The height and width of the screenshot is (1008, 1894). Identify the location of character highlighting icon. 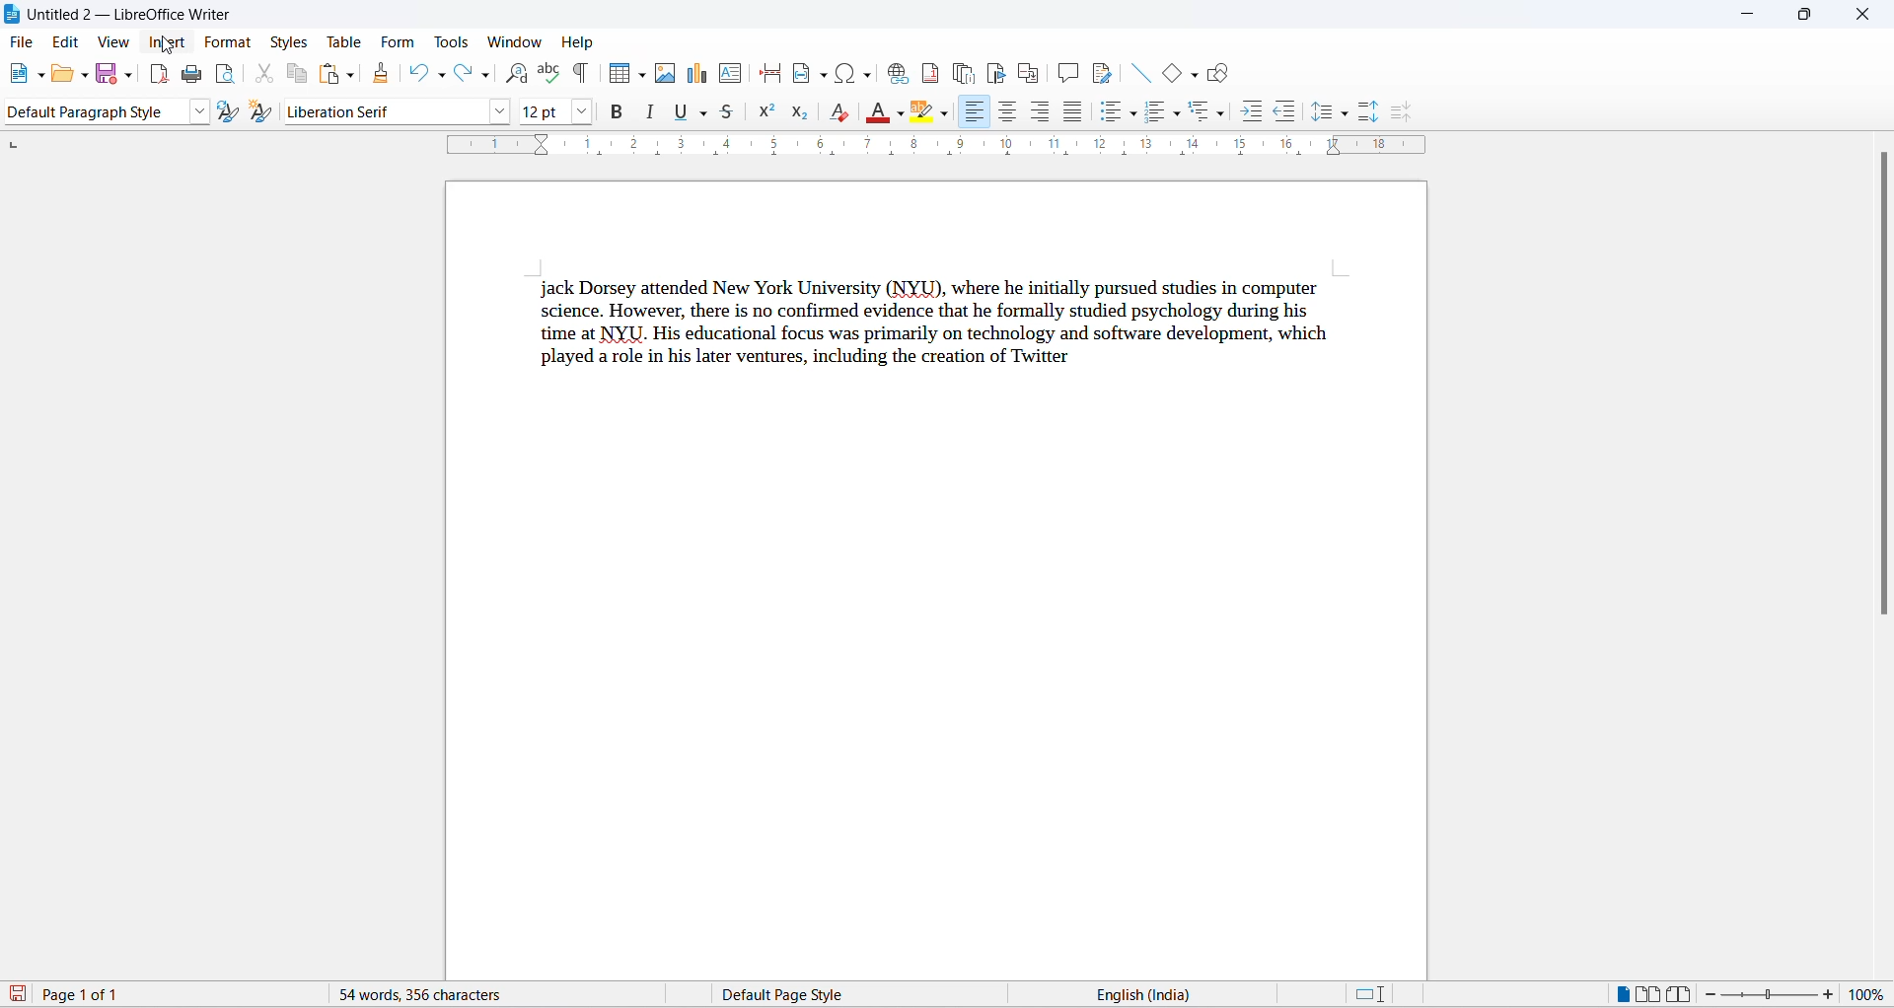
(921, 112).